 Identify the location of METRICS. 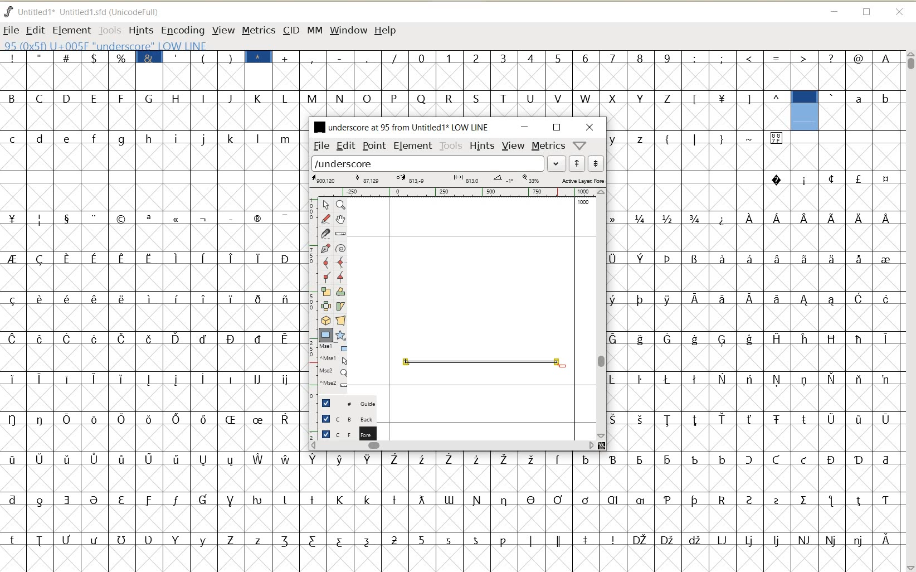
(258, 30).